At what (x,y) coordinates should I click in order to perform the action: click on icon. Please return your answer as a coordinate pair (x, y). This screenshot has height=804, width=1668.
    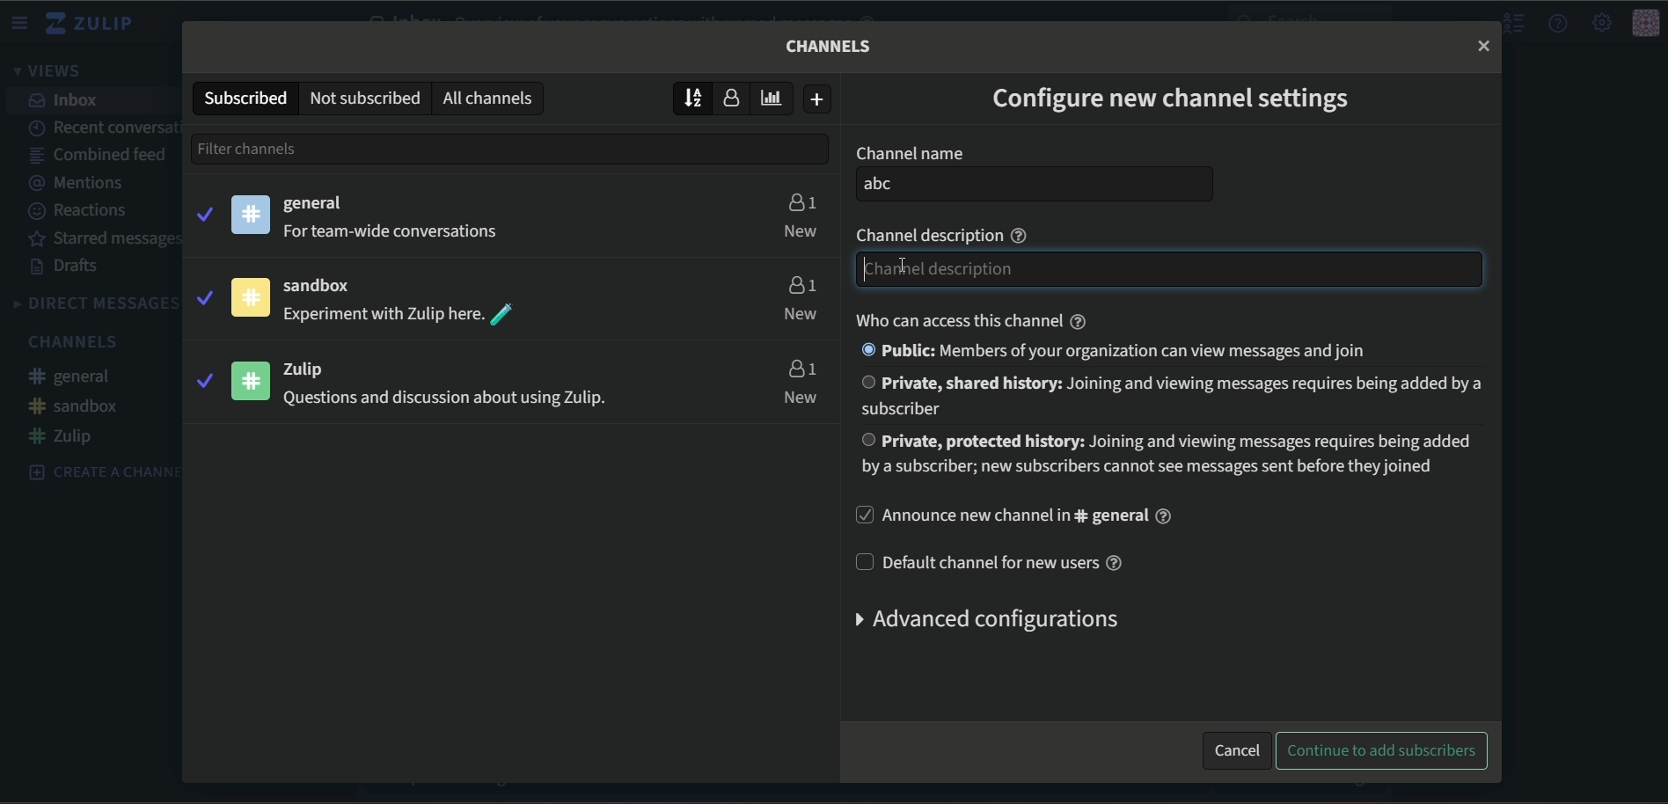
    Looking at the image, I should click on (248, 378).